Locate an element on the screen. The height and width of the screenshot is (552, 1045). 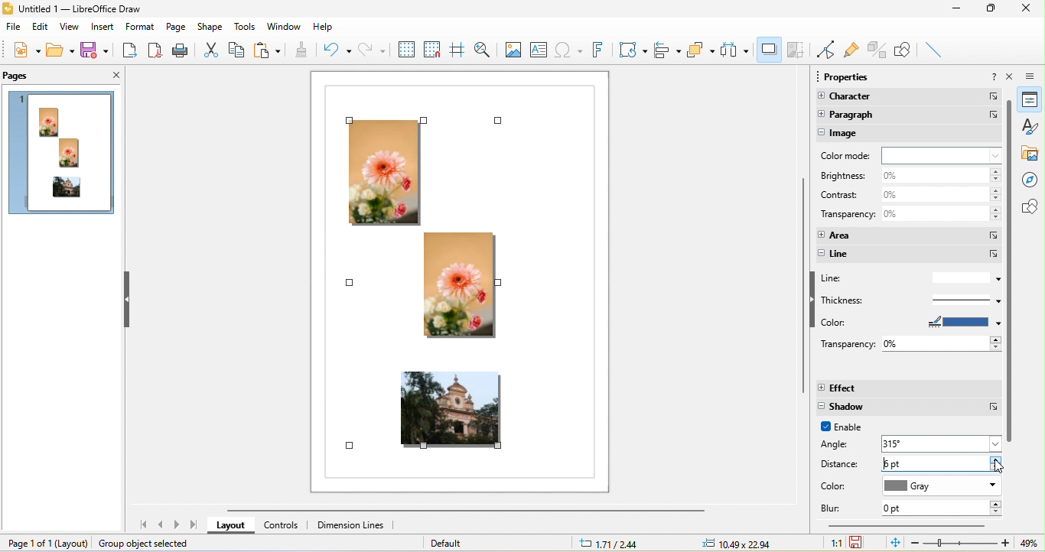
angle is located at coordinates (843, 445).